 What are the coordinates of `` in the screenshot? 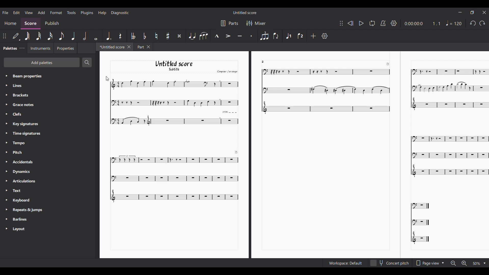 It's located at (6, 85).